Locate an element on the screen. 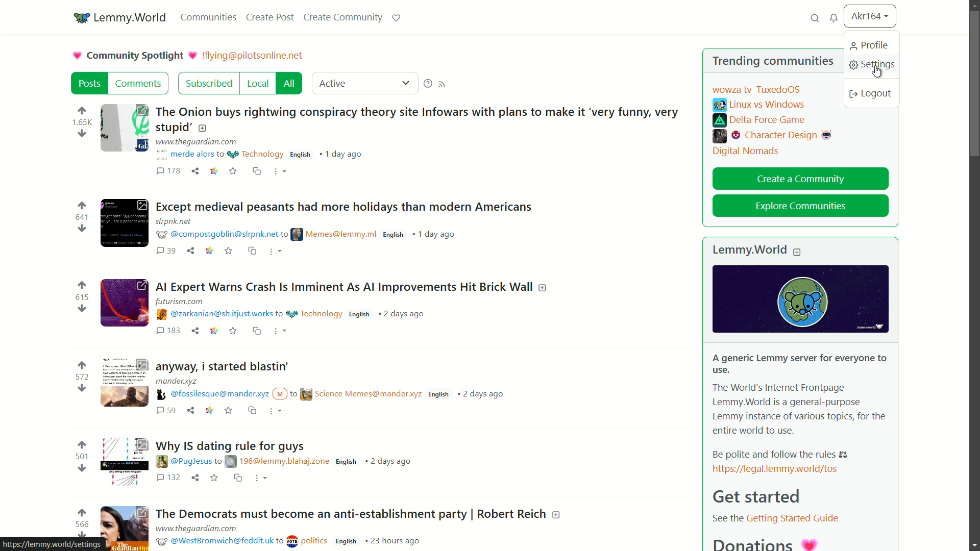 The height and width of the screenshot is (551, 980). cross share is located at coordinates (255, 170).